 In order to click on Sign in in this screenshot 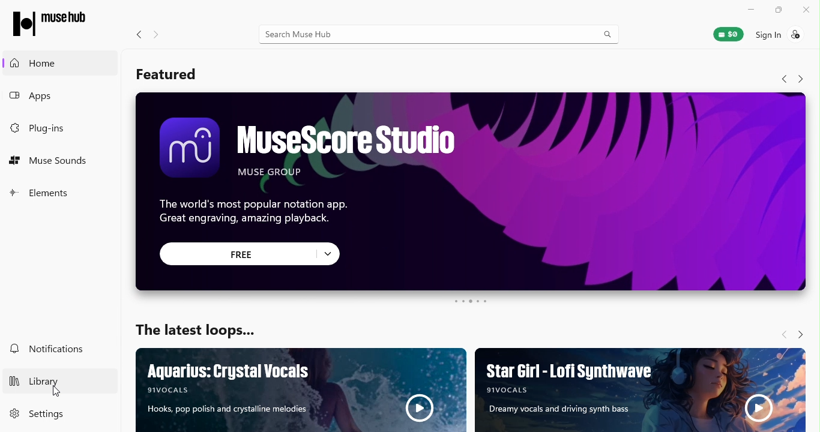, I will do `click(777, 35)`.